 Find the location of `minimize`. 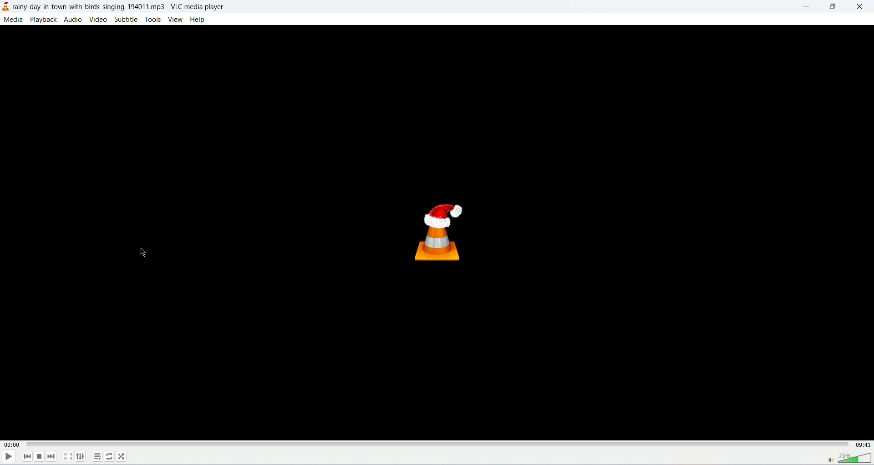

minimize is located at coordinates (806, 7).